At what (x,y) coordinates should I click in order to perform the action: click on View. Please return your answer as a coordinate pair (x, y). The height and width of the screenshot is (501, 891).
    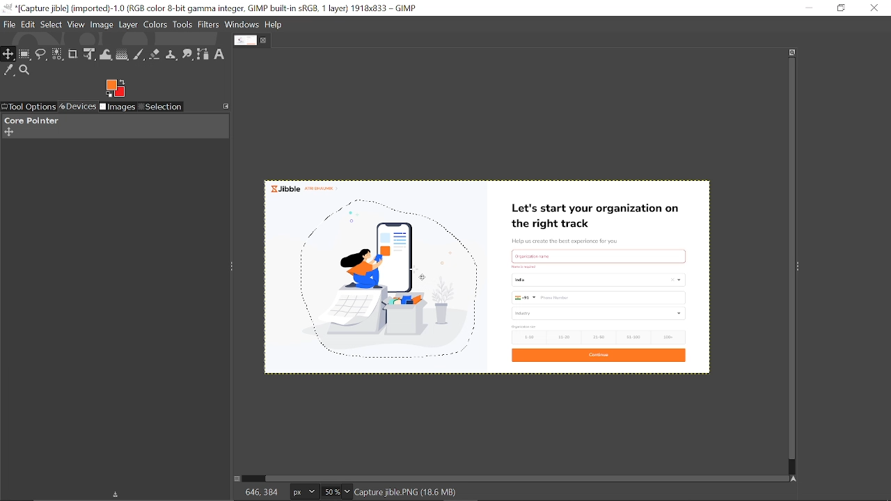
    Looking at the image, I should click on (76, 24).